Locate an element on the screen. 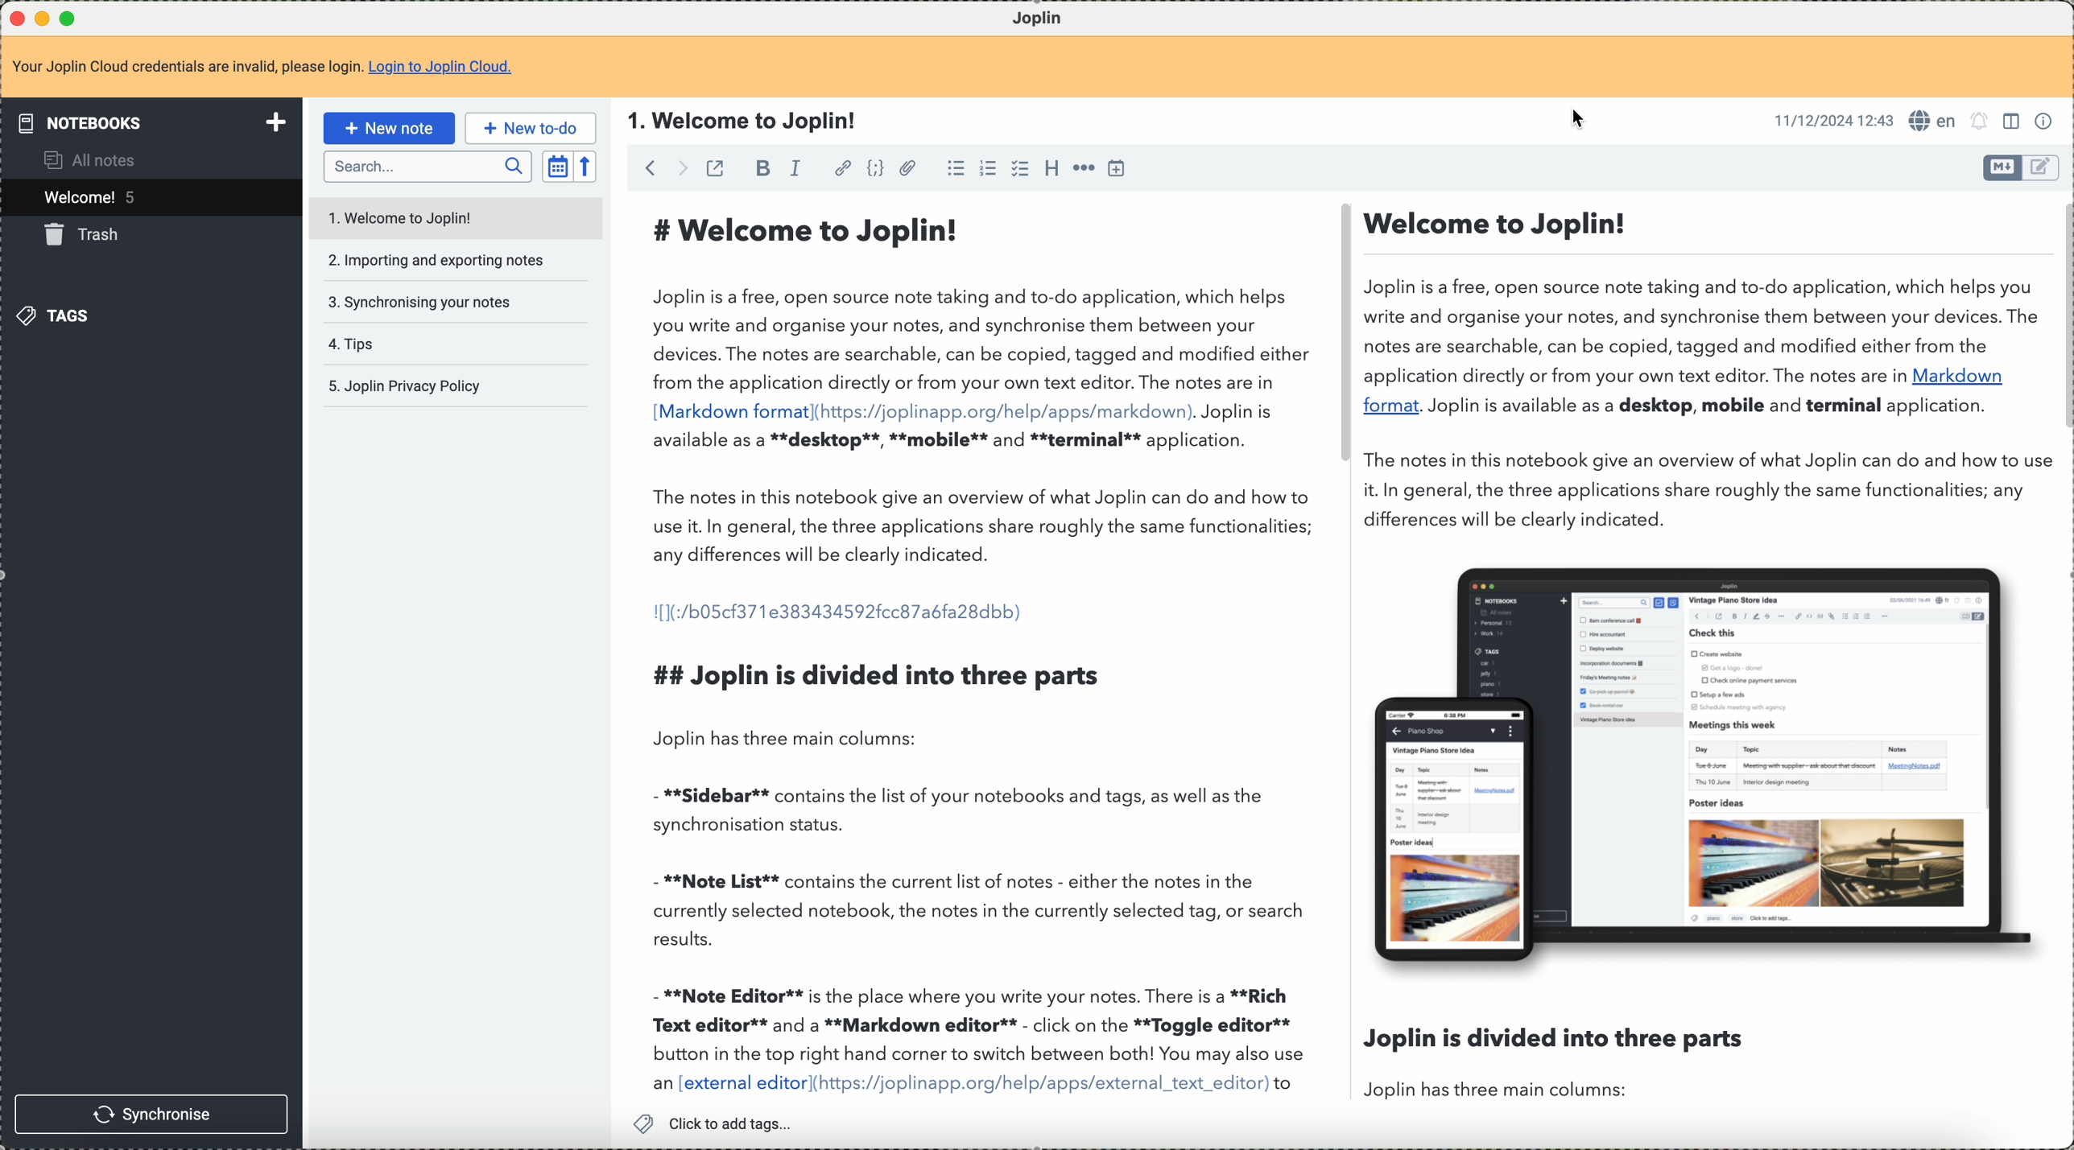  navigate back note is located at coordinates (653, 167).